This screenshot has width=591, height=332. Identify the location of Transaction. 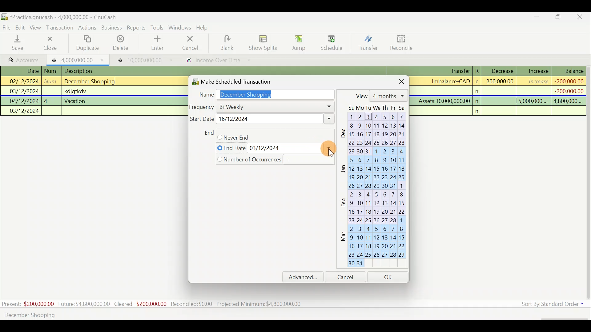
(60, 28).